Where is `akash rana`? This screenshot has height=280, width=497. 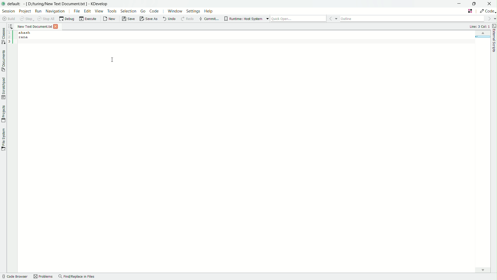 akash rana is located at coordinates (253, 151).